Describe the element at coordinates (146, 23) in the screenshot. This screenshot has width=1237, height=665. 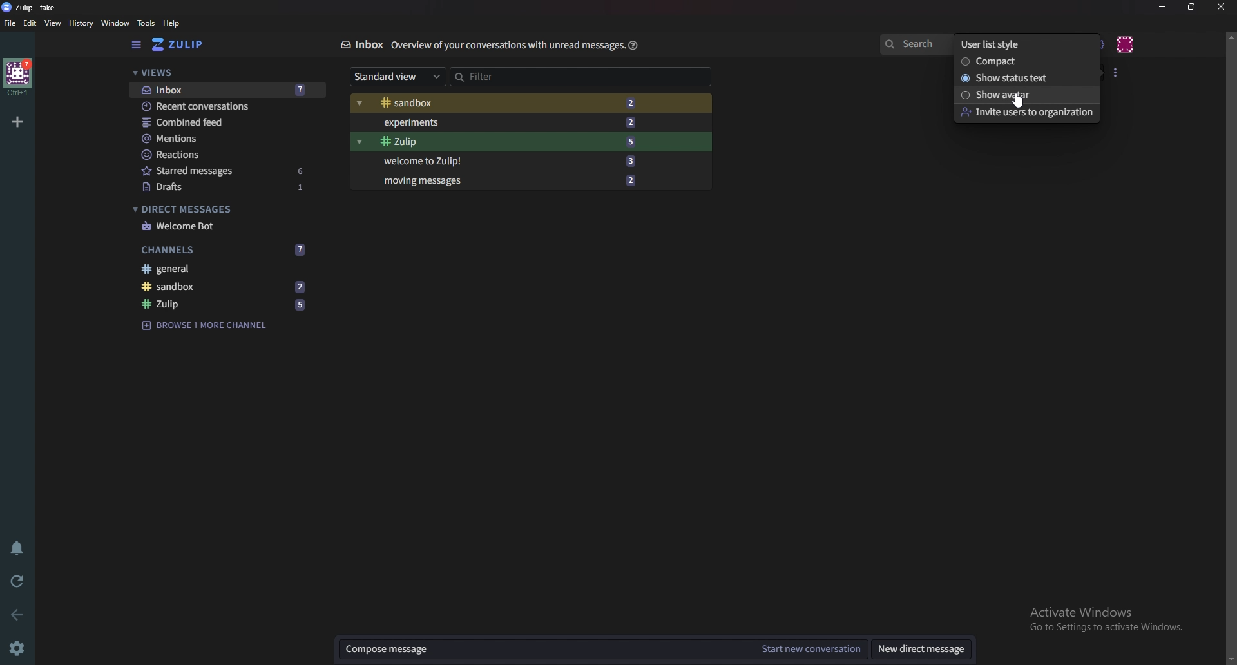
I see `Tools` at that location.